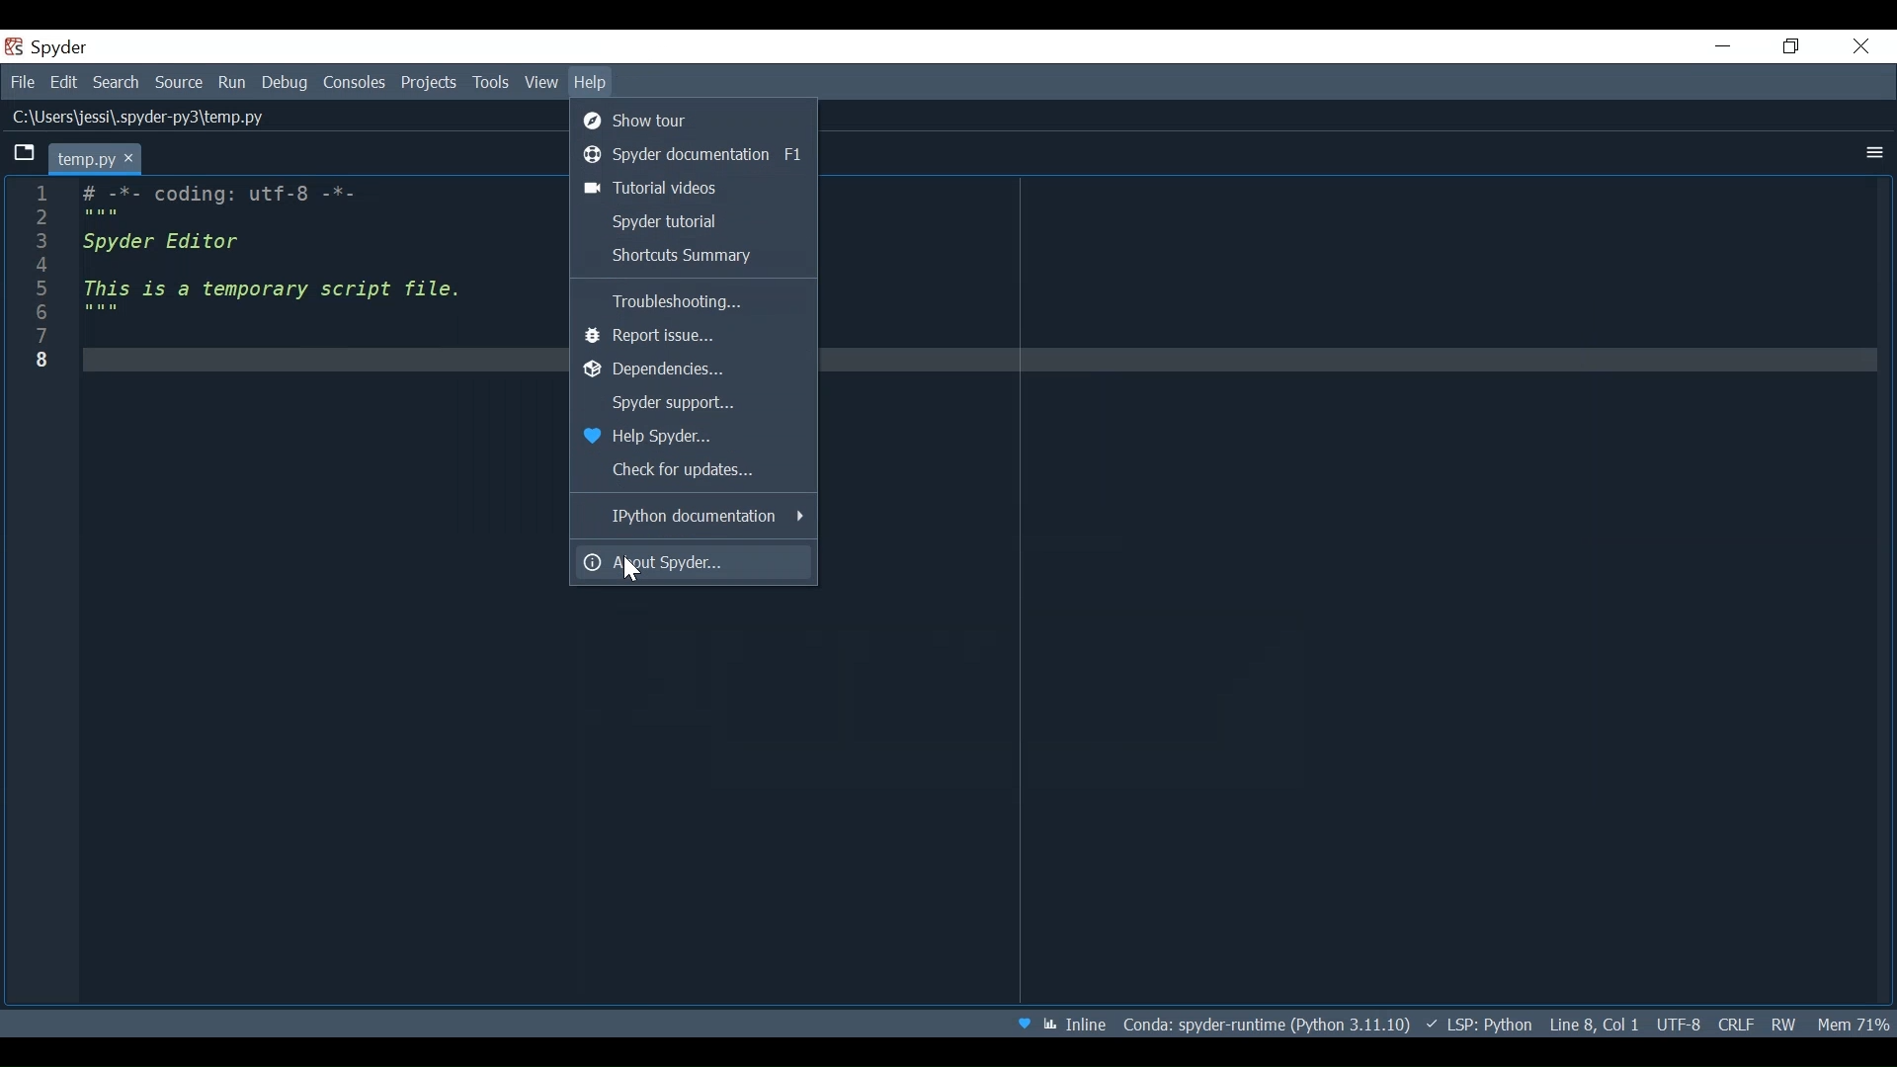 The height and width of the screenshot is (1067, 1897). I want to click on Browse Tabs, so click(22, 155).